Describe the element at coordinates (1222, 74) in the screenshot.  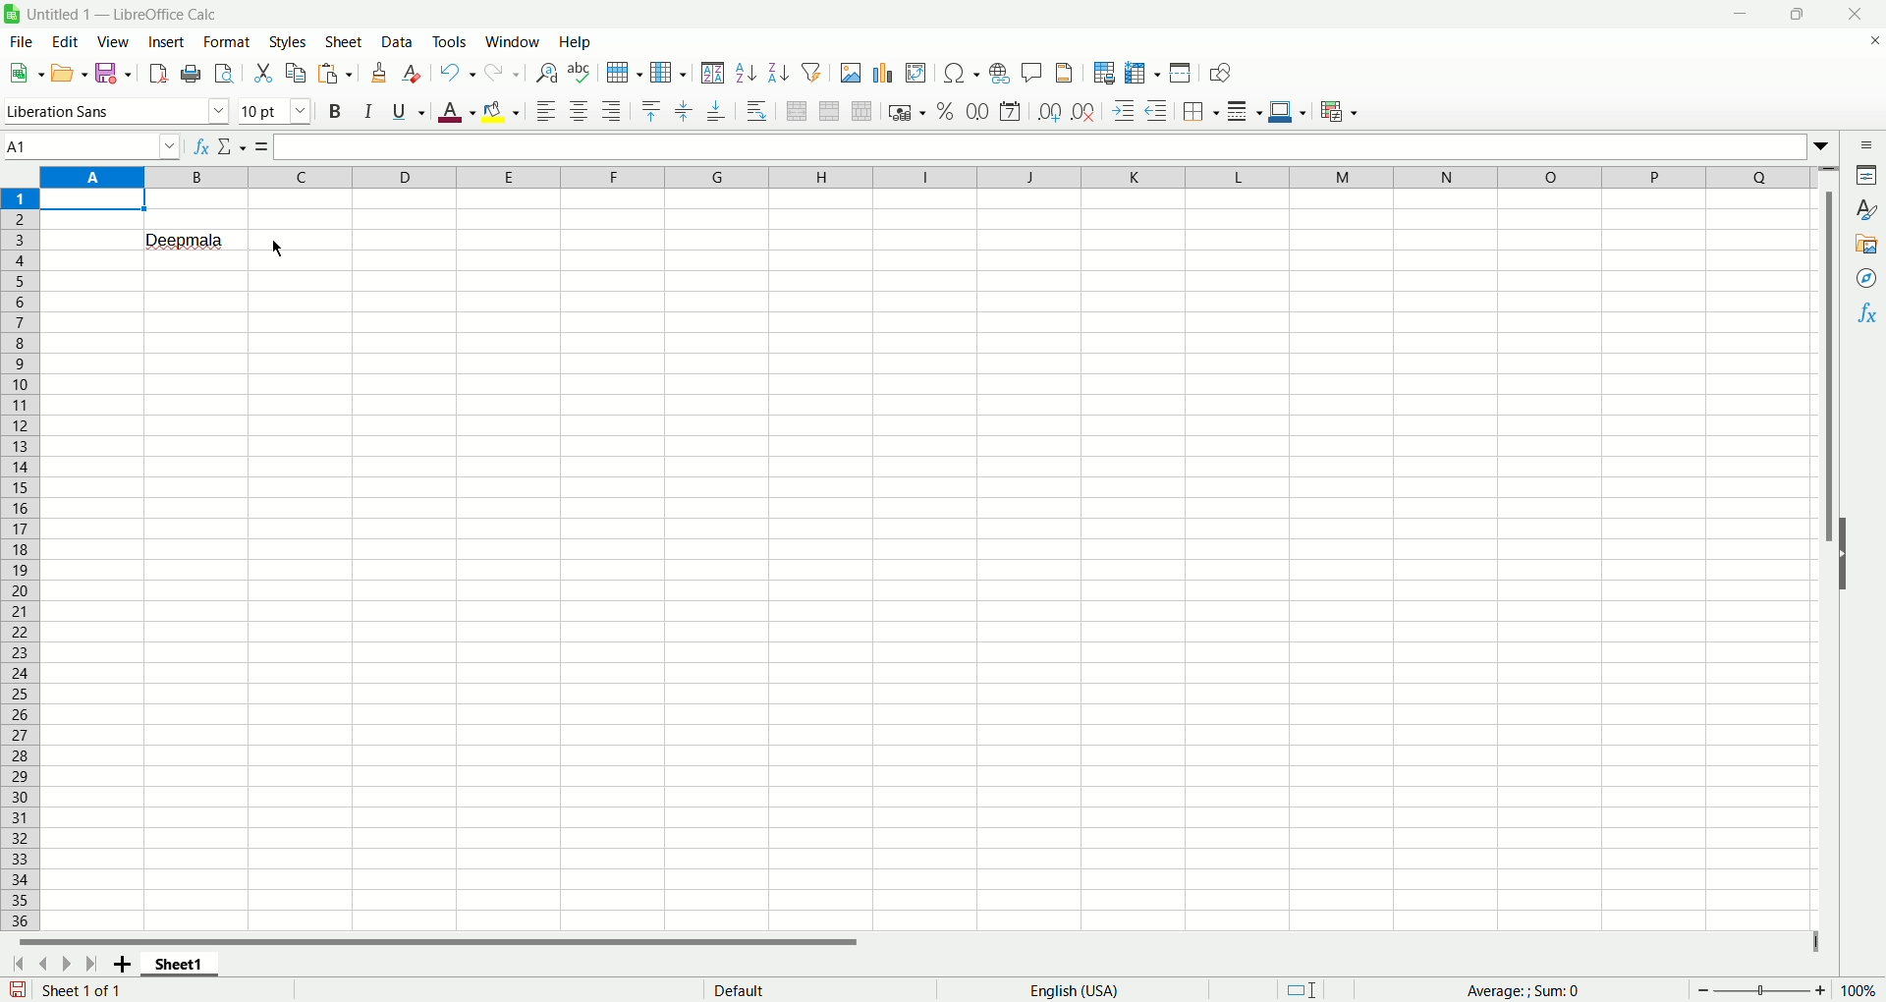
I see `Show draw fuctions` at that location.